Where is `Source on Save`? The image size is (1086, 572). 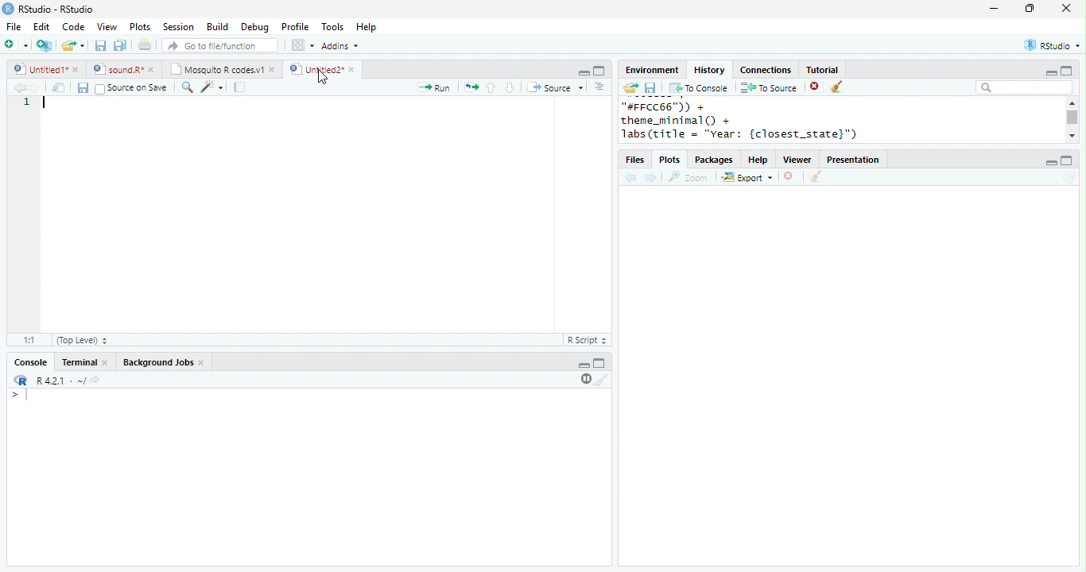
Source on Save is located at coordinates (131, 88).